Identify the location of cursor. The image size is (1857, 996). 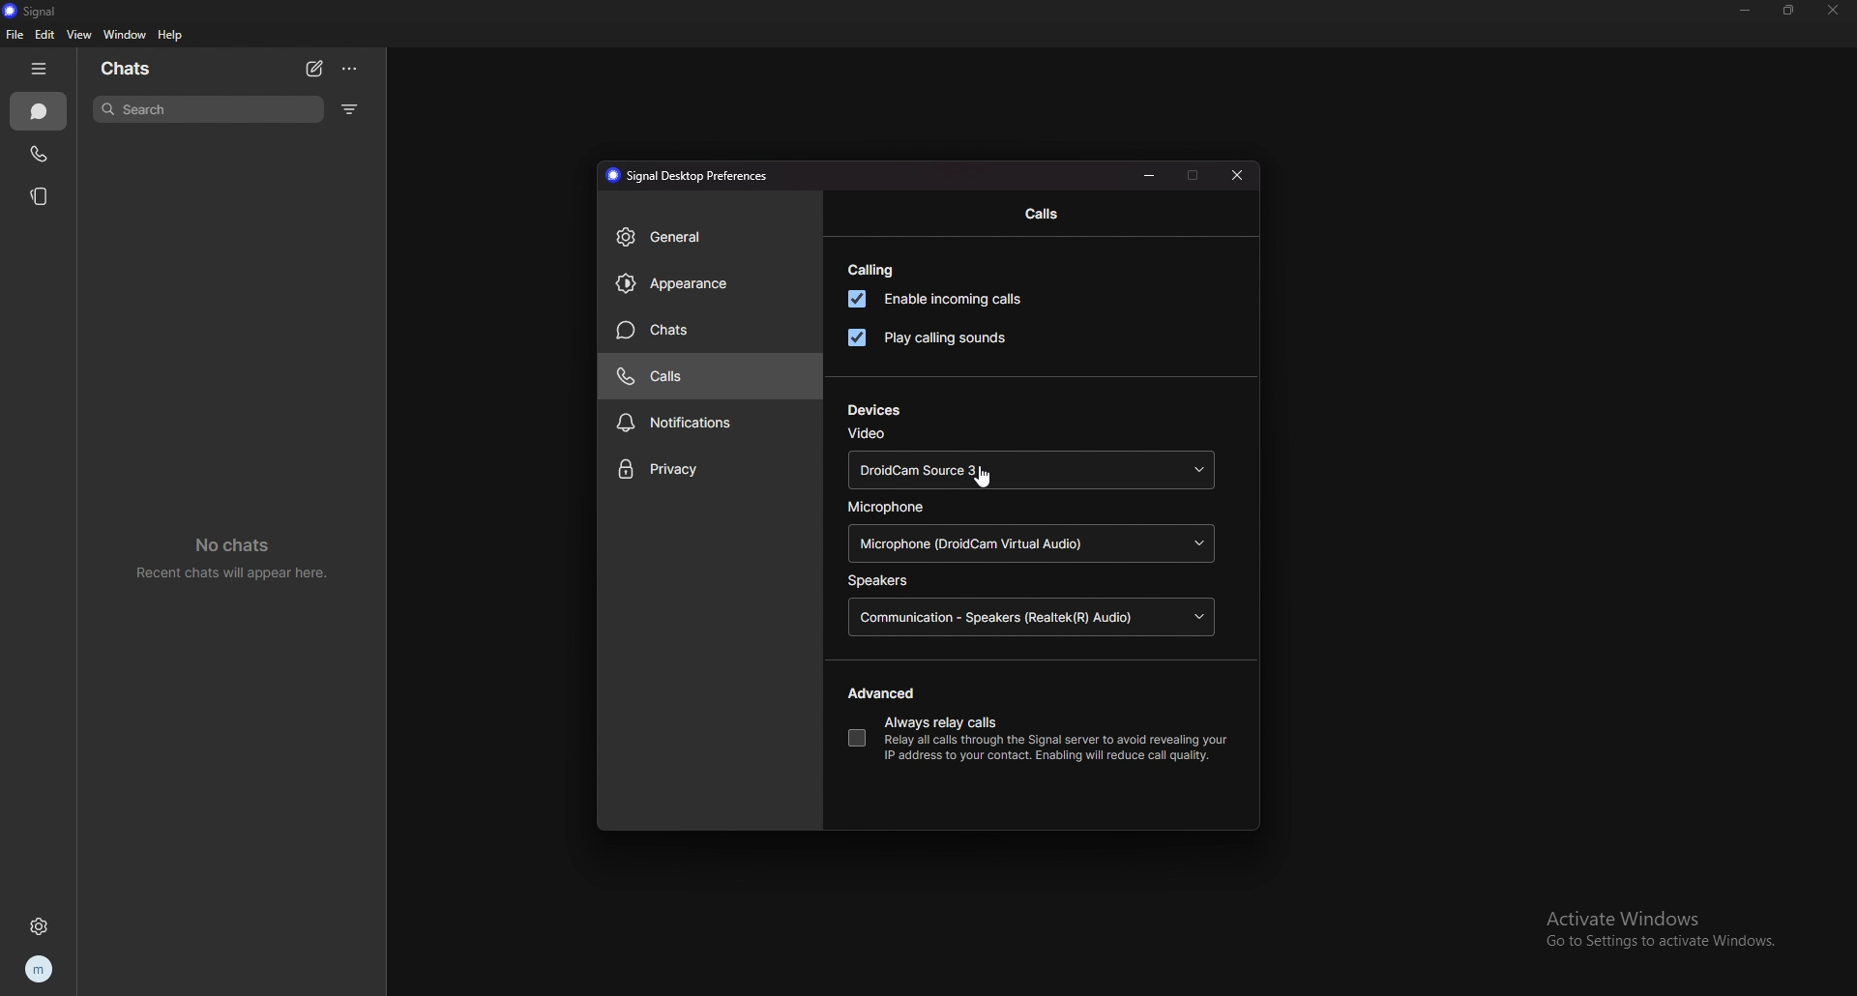
(987, 481).